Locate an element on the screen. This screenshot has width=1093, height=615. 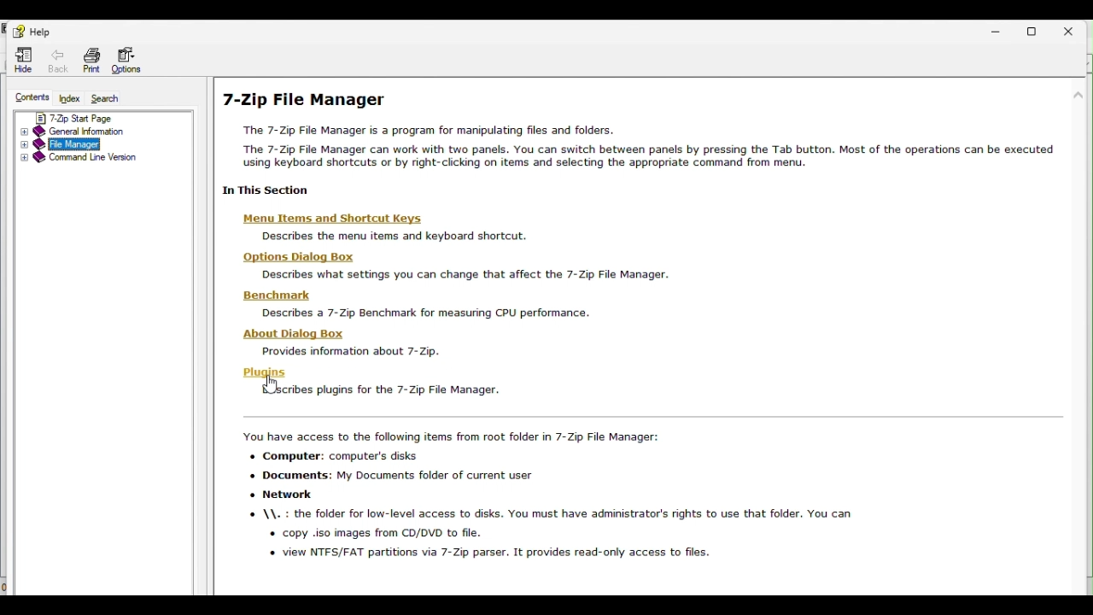
options is located at coordinates (300, 257).